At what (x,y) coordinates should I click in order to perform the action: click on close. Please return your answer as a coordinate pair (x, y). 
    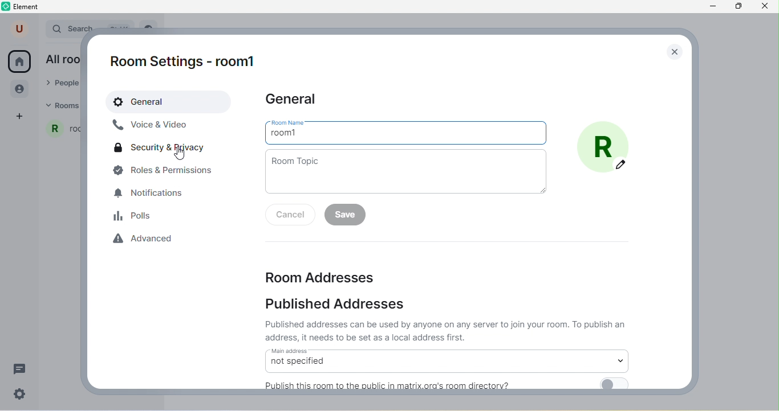
    Looking at the image, I should click on (768, 8).